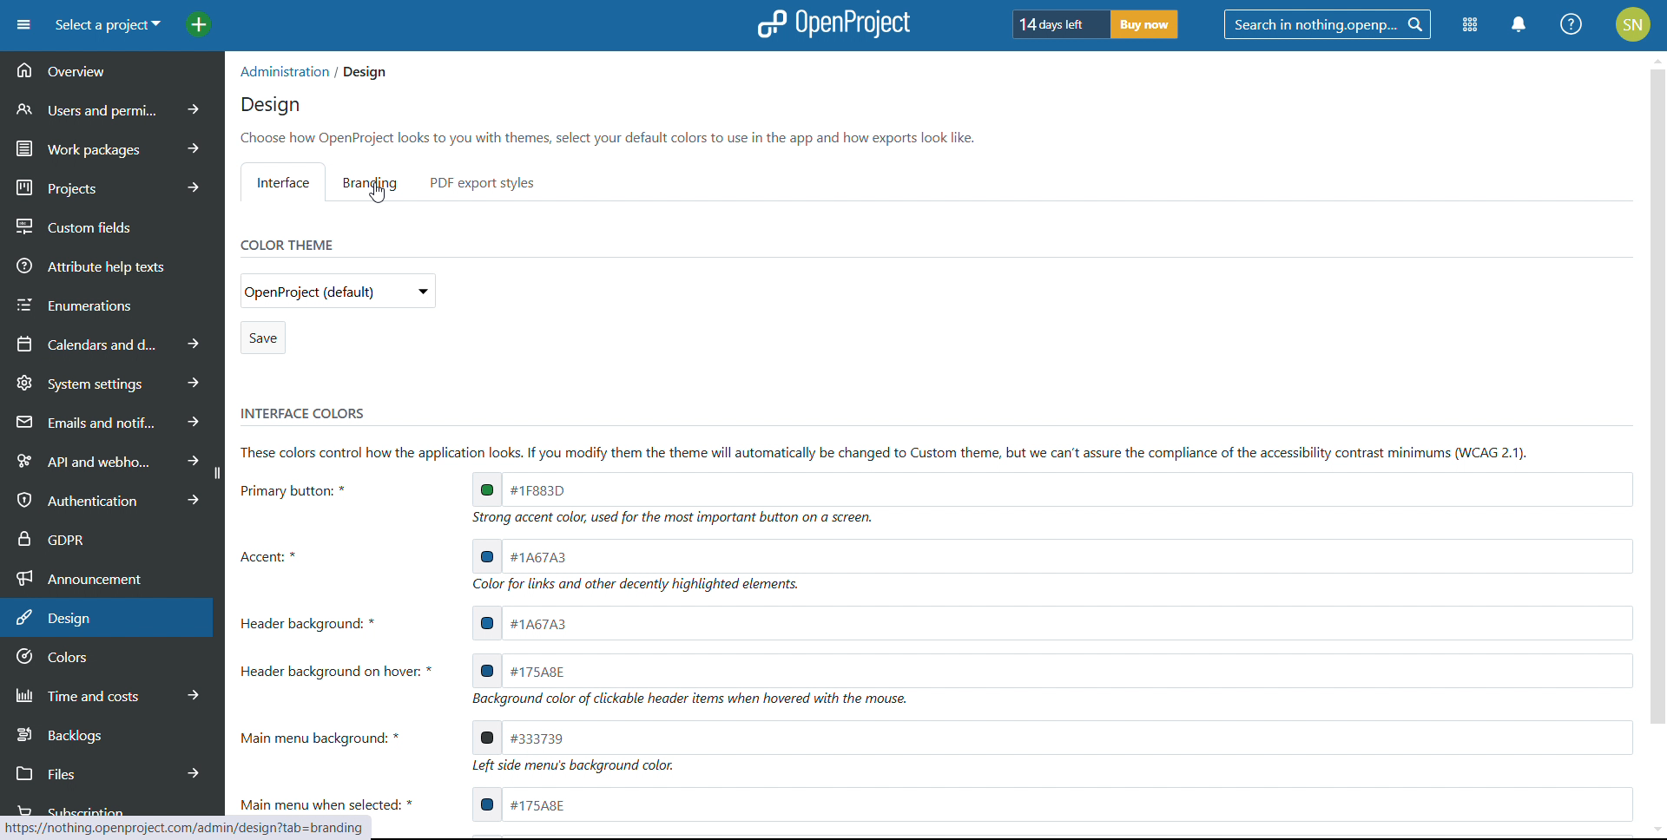 This screenshot has width=1667, height=840. I want to click on | Main menu background: *, so click(329, 737).